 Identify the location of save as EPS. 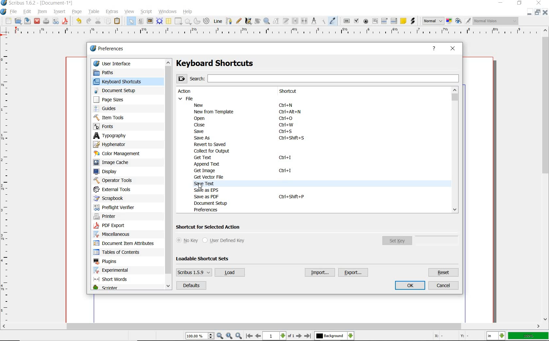
(207, 190).